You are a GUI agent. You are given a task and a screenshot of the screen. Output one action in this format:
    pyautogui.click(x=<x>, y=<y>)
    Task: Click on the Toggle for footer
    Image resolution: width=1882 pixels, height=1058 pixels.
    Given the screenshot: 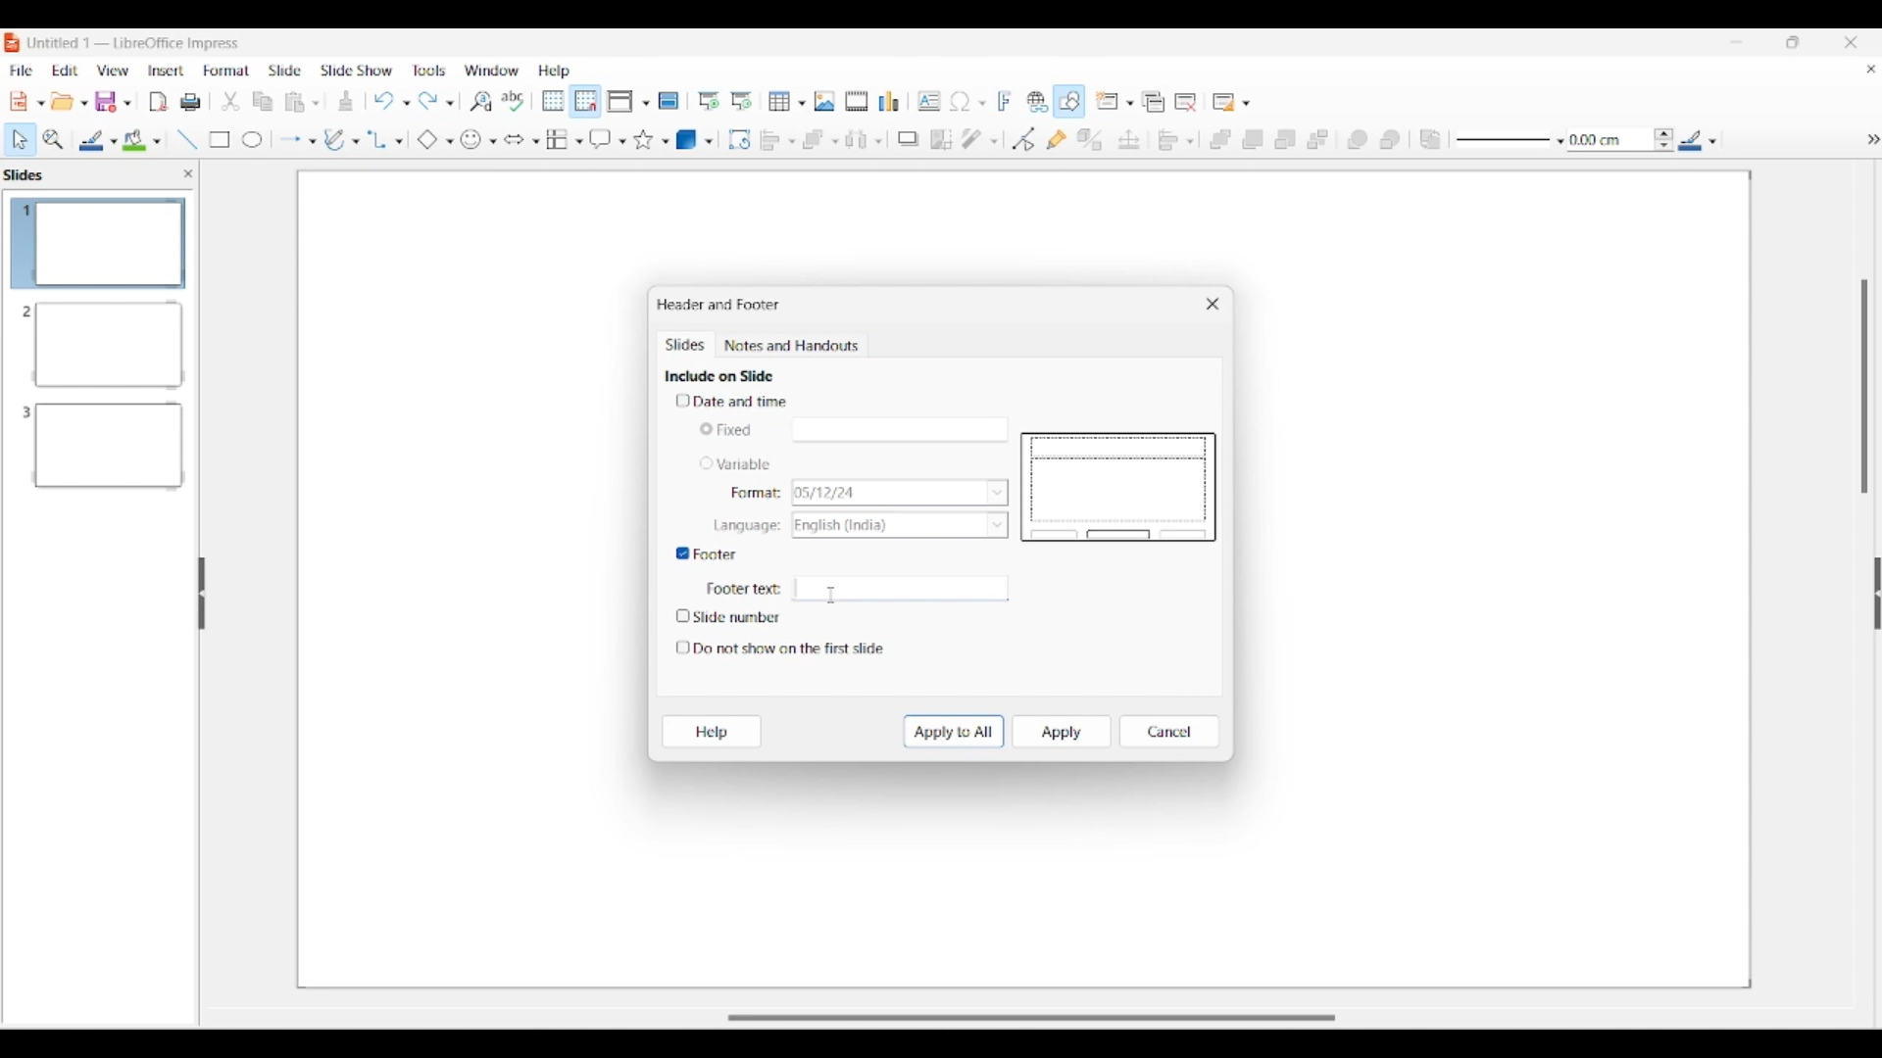 What is the action you would take?
    pyautogui.click(x=707, y=554)
    